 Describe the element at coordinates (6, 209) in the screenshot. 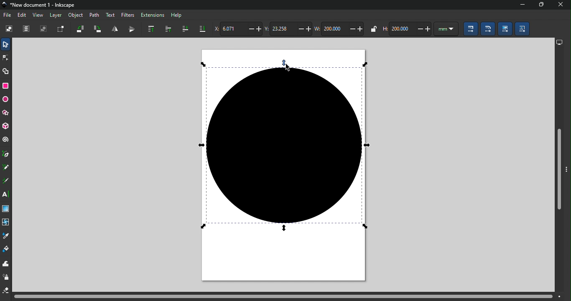

I see `Gradient` at that location.